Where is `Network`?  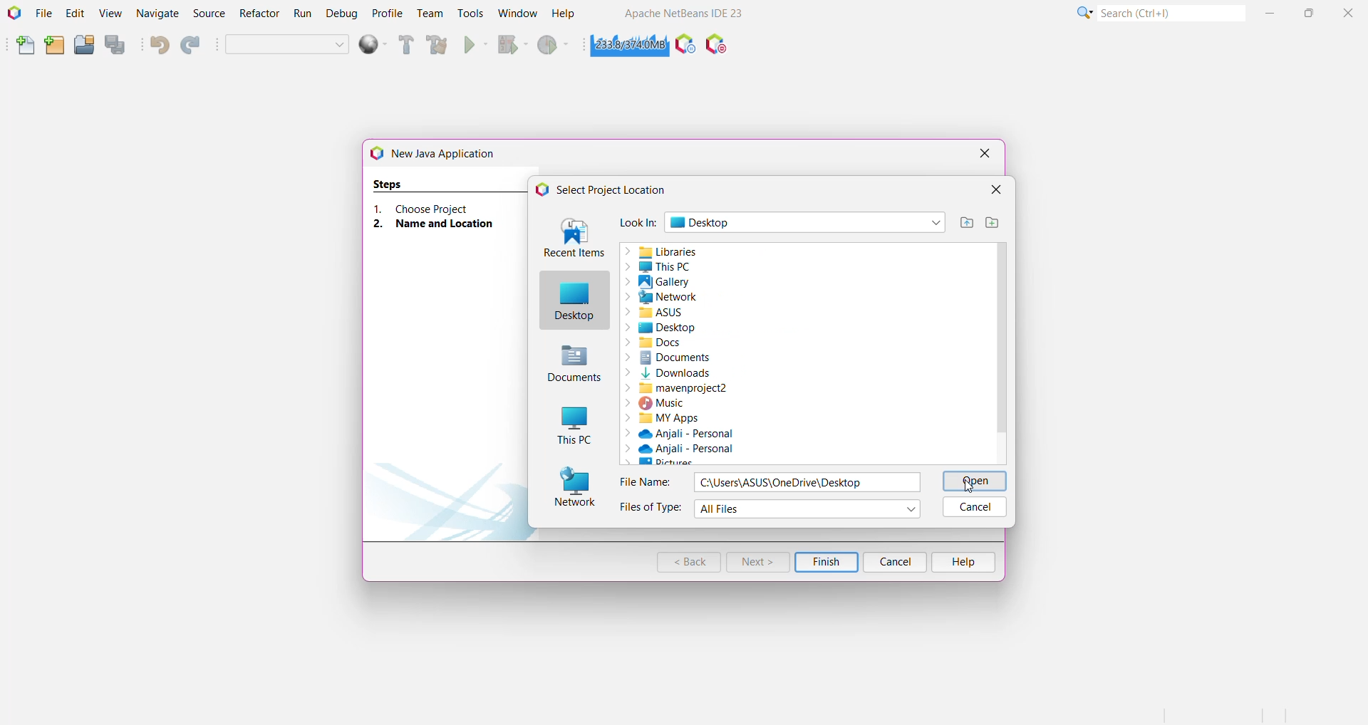 Network is located at coordinates (574, 489).